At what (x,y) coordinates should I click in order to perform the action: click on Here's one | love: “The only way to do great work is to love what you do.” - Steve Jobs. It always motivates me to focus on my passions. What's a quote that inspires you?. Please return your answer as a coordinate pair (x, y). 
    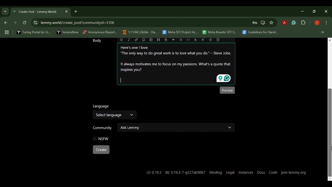
    Looking at the image, I should click on (177, 64).